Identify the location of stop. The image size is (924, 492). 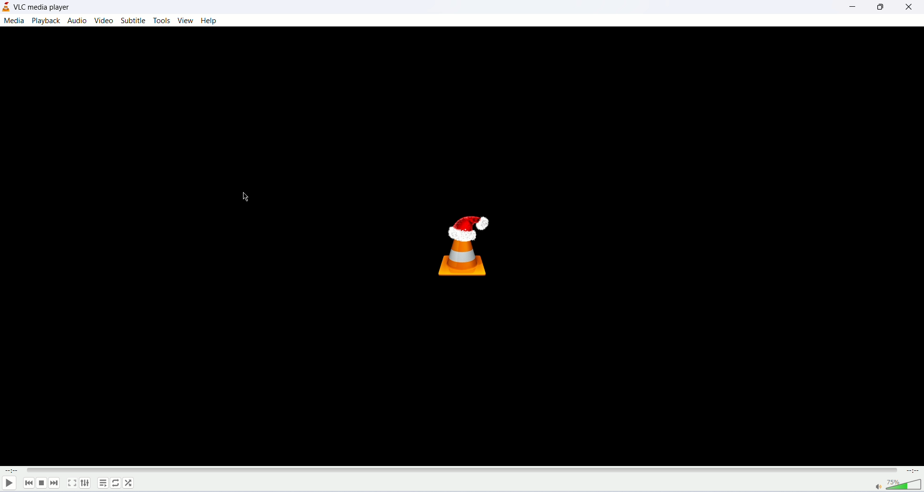
(41, 483).